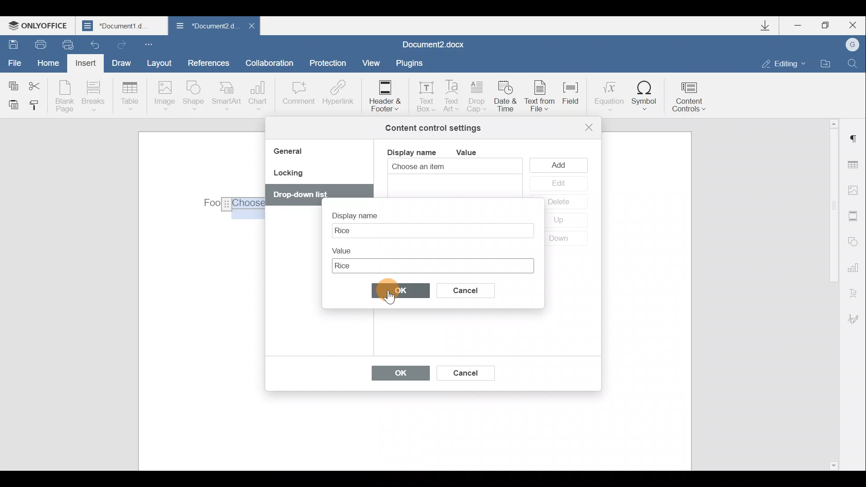  I want to click on , so click(301, 195).